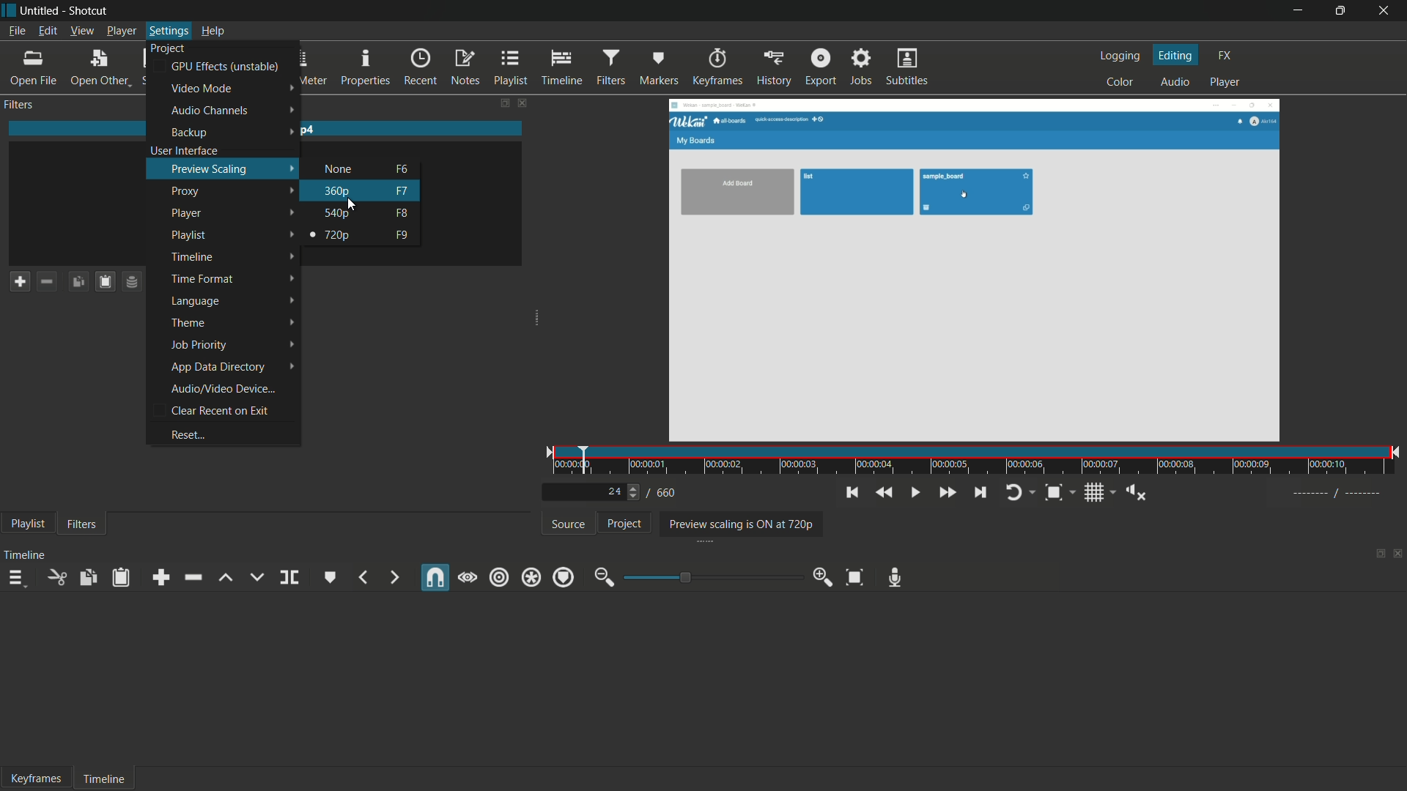 Image resolution: width=1407 pixels, height=791 pixels. I want to click on ripple, so click(498, 577).